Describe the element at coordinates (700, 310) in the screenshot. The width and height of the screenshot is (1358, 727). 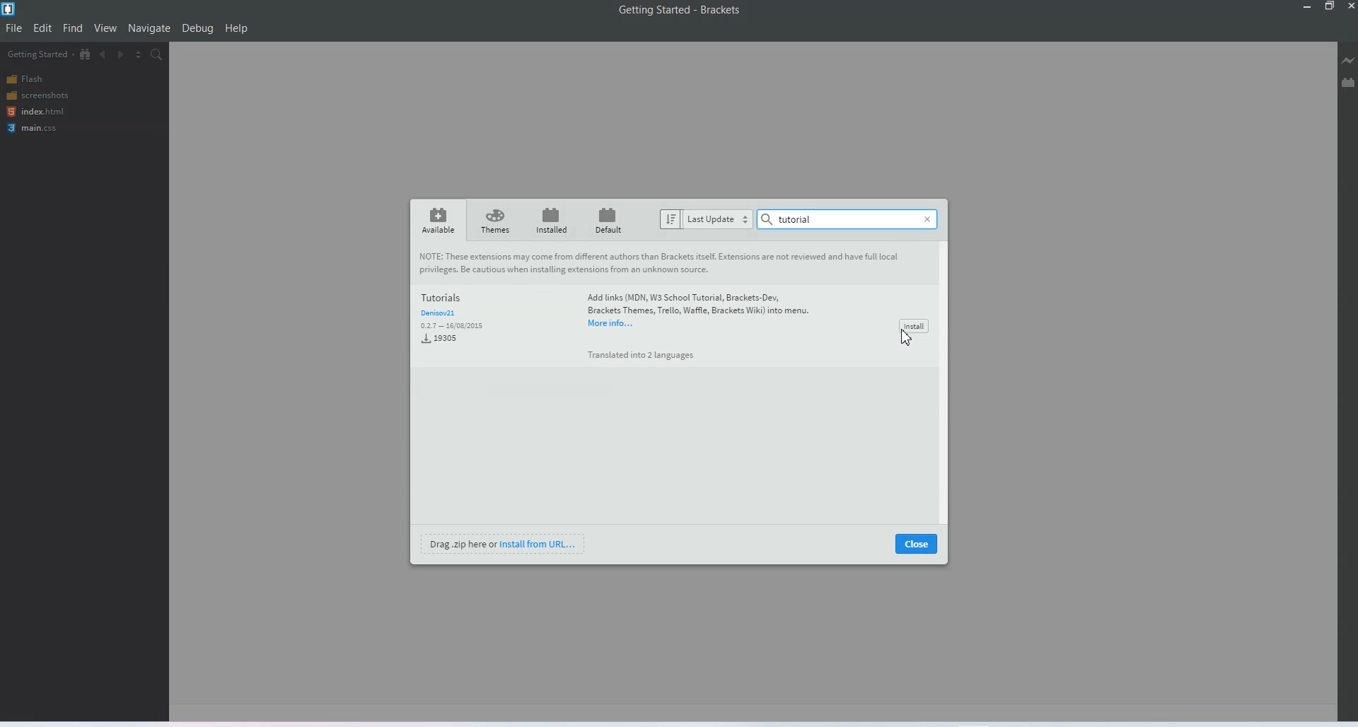
I see `‘Add links (MDN, W3 School Tutorial, Brackets-Dev,
Brackets Themes, Trello, Waffle, Brackets Wiki) into menu.` at that location.